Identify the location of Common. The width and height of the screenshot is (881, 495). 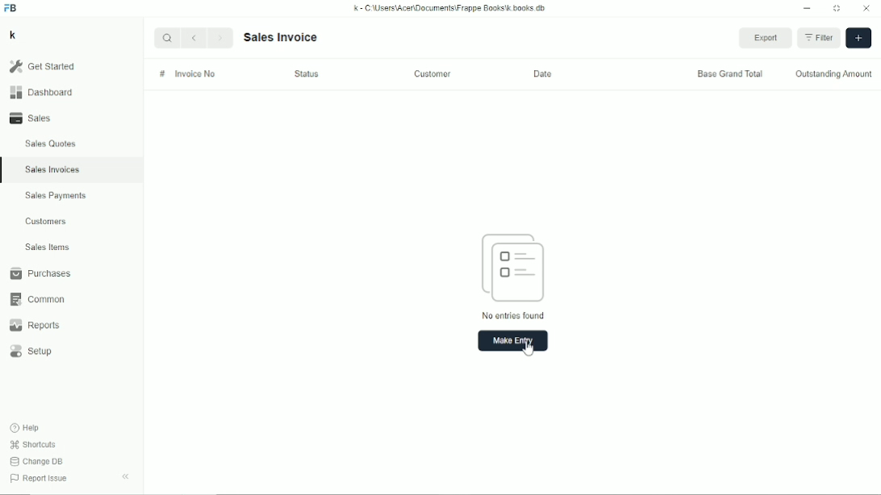
(35, 299).